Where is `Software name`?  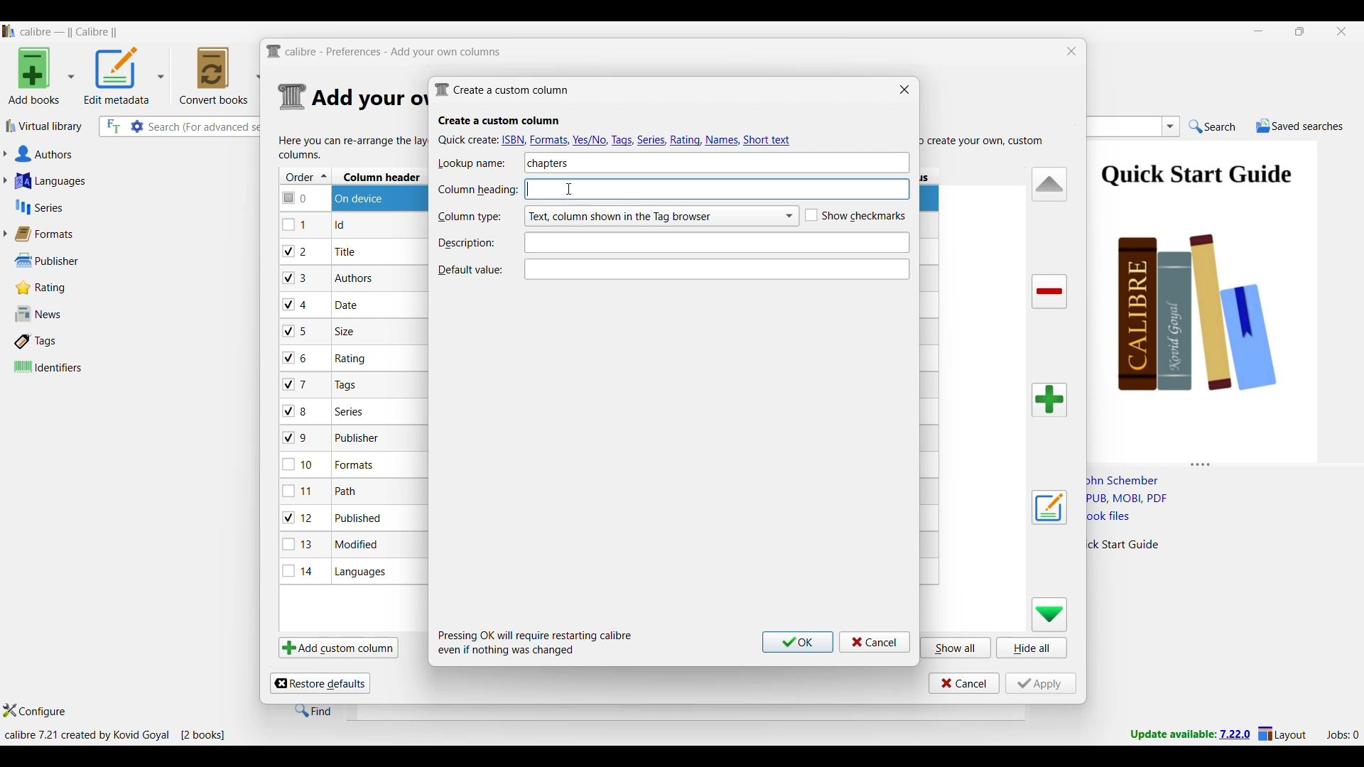
Software name is located at coordinates (70, 32).